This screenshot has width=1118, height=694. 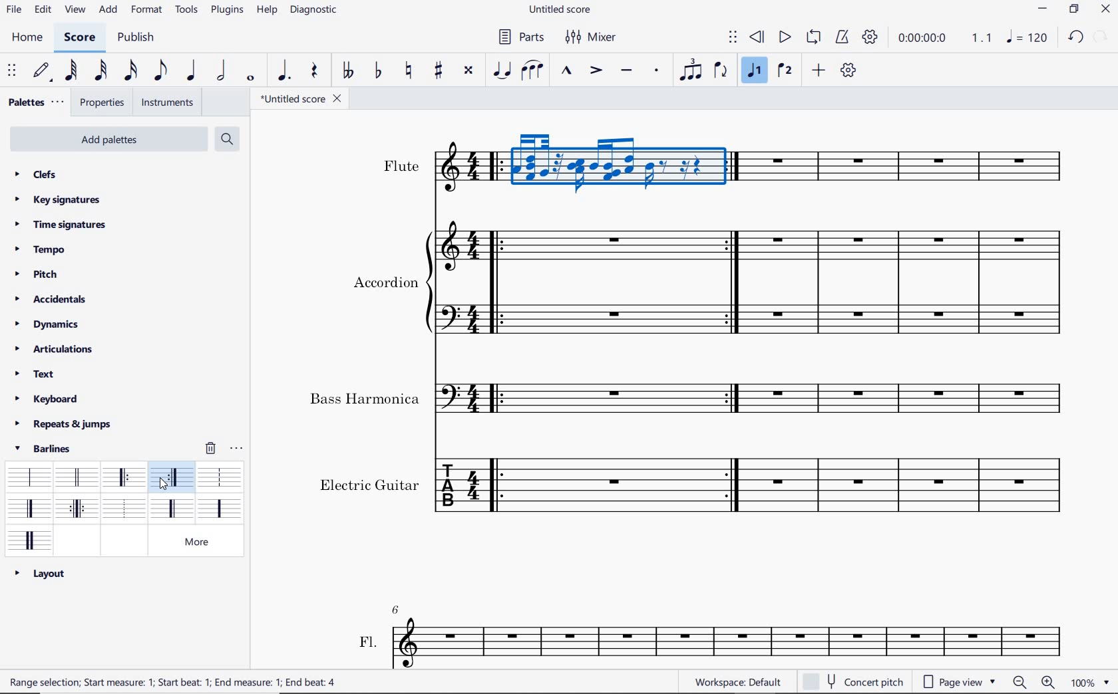 I want to click on options, so click(x=238, y=448).